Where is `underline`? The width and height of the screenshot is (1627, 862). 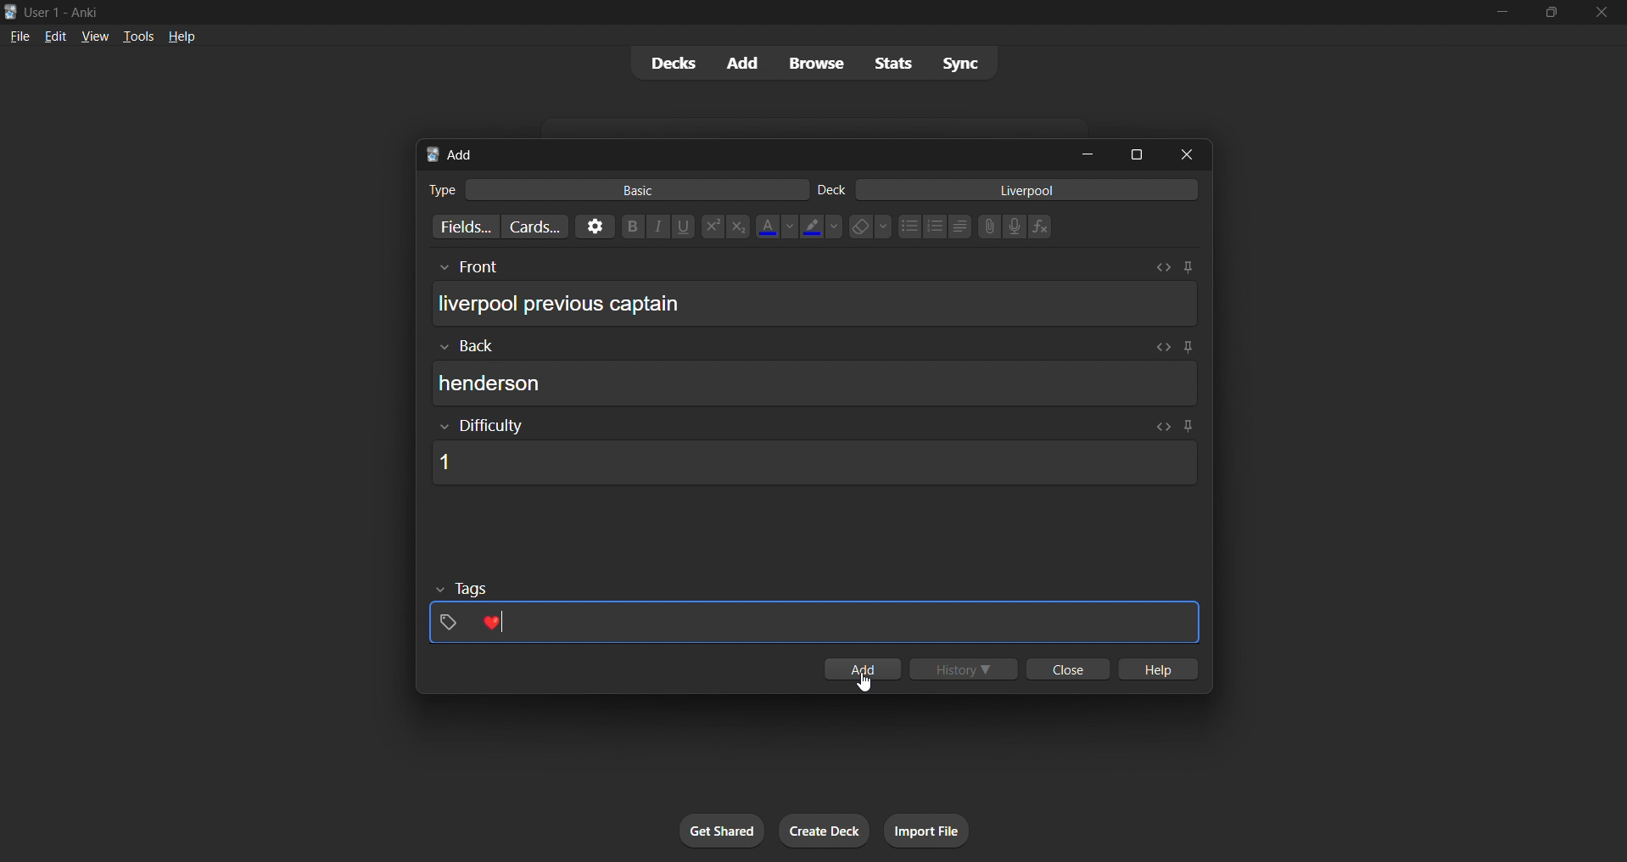
underline is located at coordinates (685, 227).